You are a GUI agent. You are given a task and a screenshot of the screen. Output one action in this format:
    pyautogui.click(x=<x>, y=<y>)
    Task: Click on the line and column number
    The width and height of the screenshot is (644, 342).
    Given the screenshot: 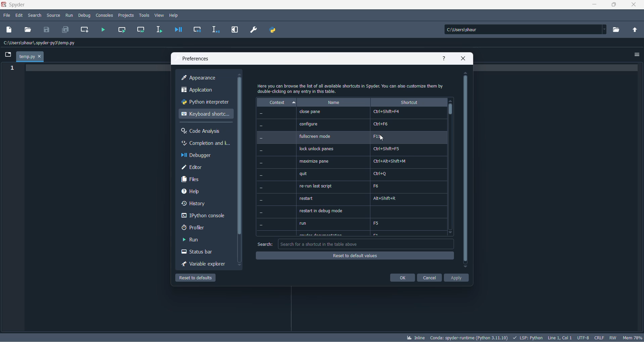 What is the action you would take?
    pyautogui.click(x=560, y=337)
    